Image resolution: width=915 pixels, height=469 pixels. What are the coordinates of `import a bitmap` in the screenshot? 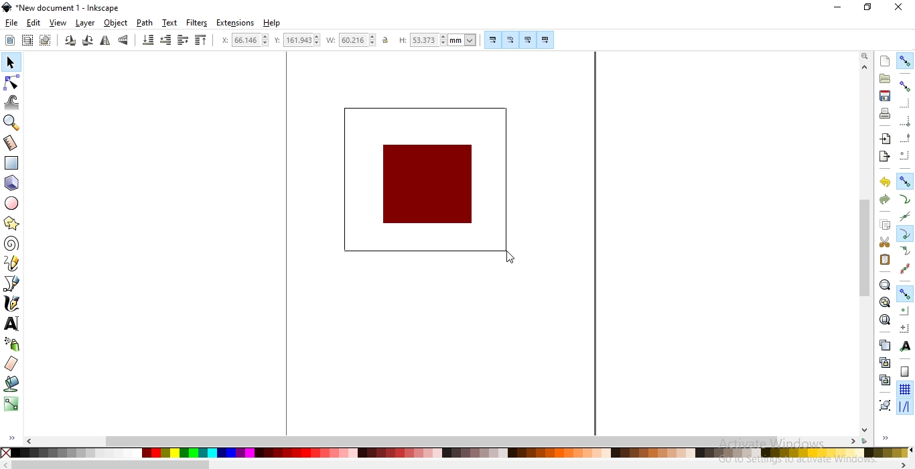 It's located at (885, 139).